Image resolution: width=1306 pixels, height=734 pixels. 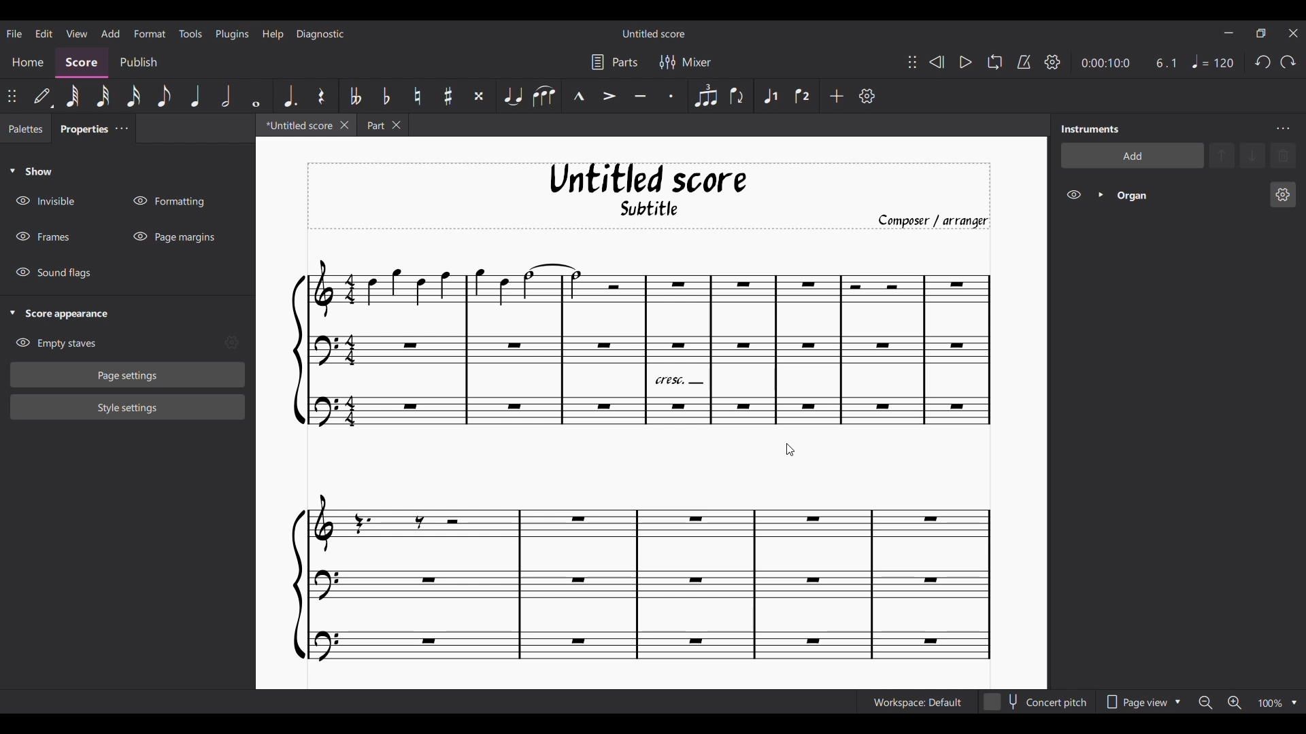 What do you see at coordinates (26, 128) in the screenshot?
I see `Palettes tab` at bounding box center [26, 128].